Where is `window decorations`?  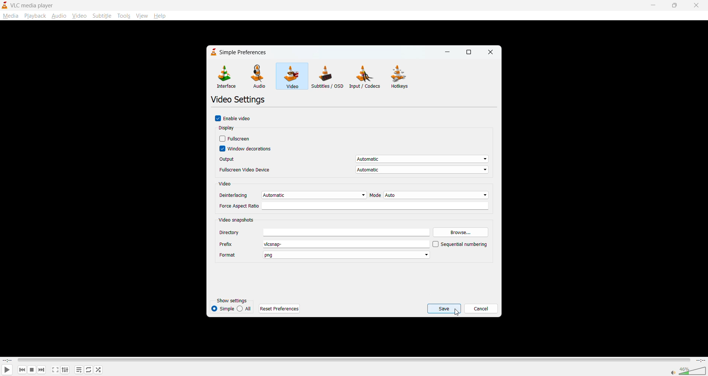
window decorations is located at coordinates (247, 149).